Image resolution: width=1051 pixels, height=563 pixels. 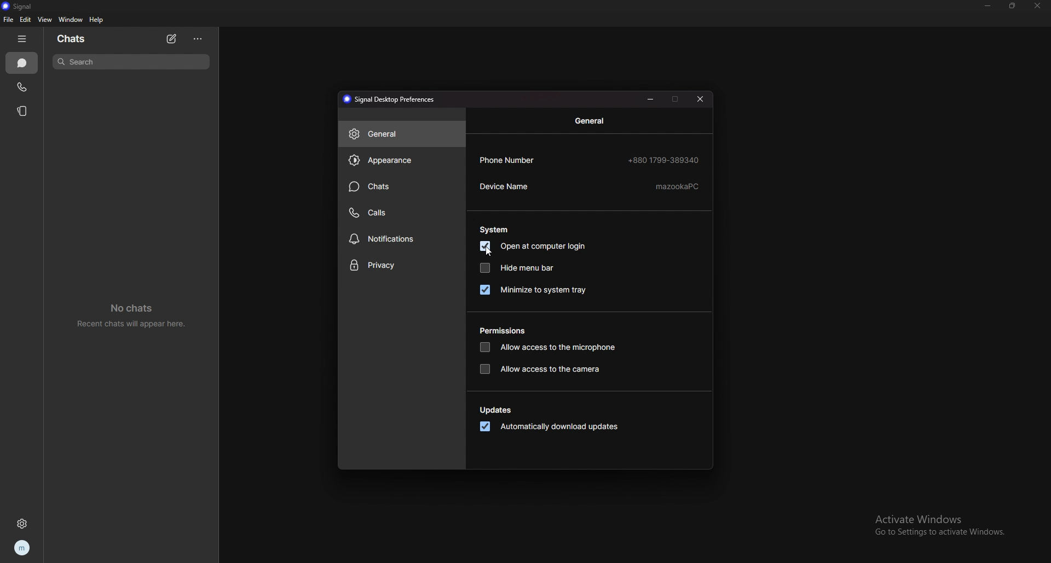 What do you see at coordinates (593, 121) in the screenshot?
I see `general` at bounding box center [593, 121].